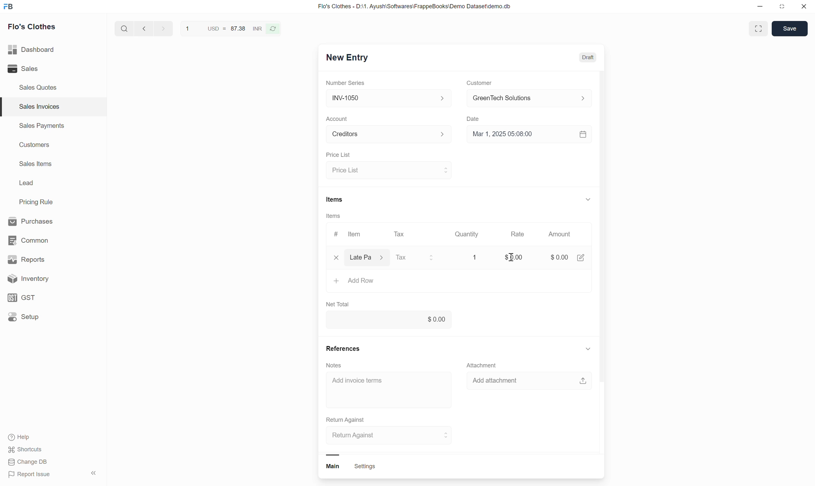 This screenshot has height=486, width=815. I want to click on Amount, so click(559, 234).